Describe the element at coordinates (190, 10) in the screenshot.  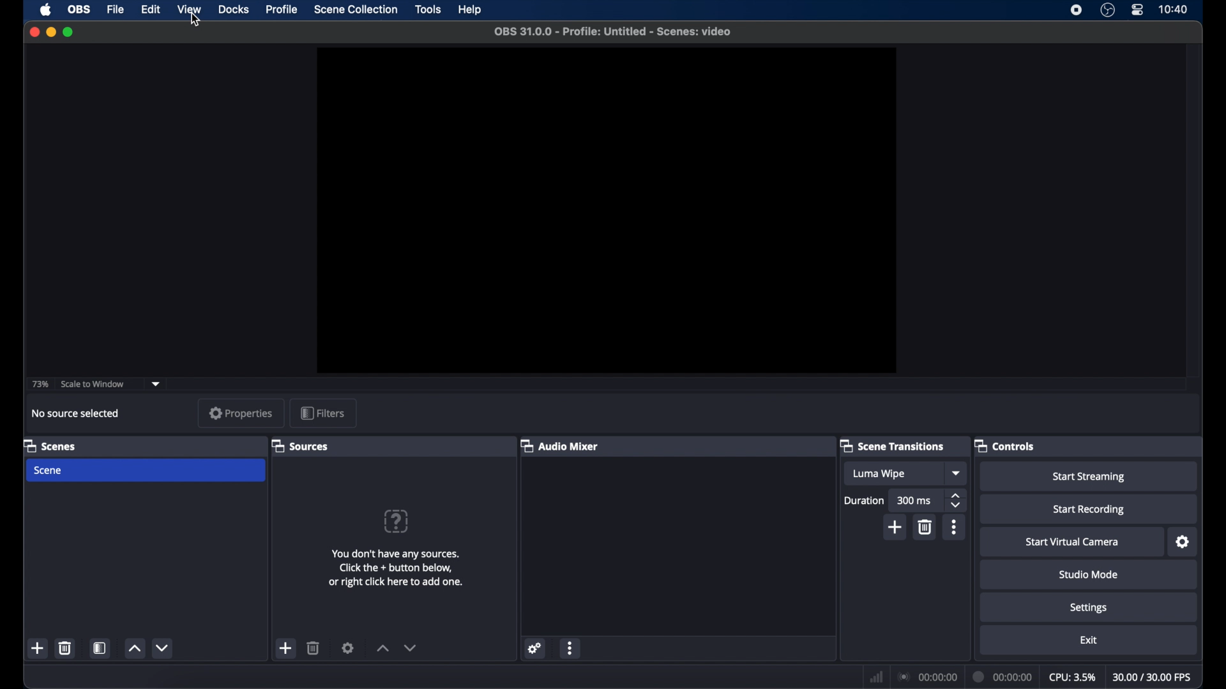
I see `view` at that location.